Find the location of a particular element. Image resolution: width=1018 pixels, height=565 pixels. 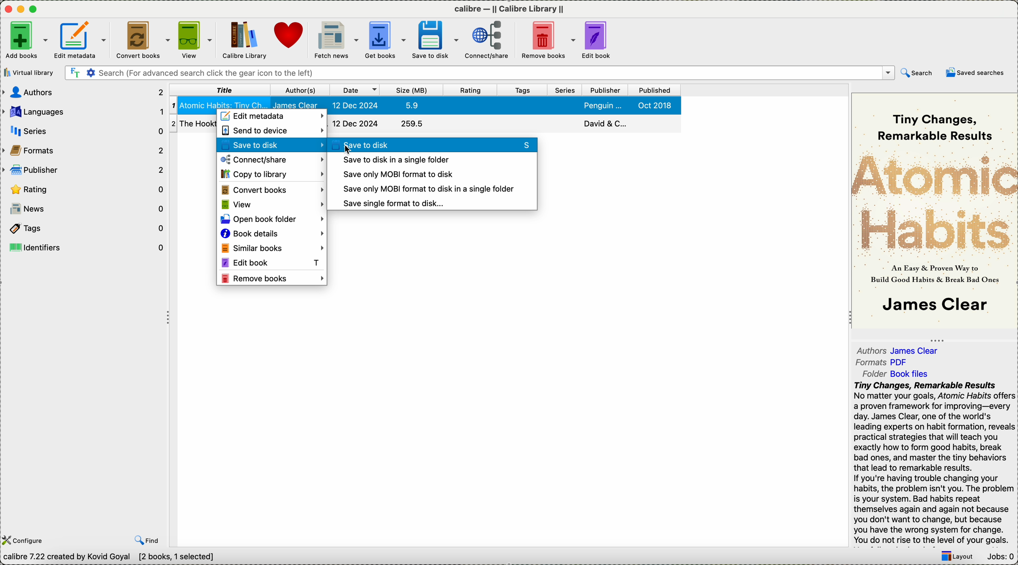

remove books is located at coordinates (273, 277).